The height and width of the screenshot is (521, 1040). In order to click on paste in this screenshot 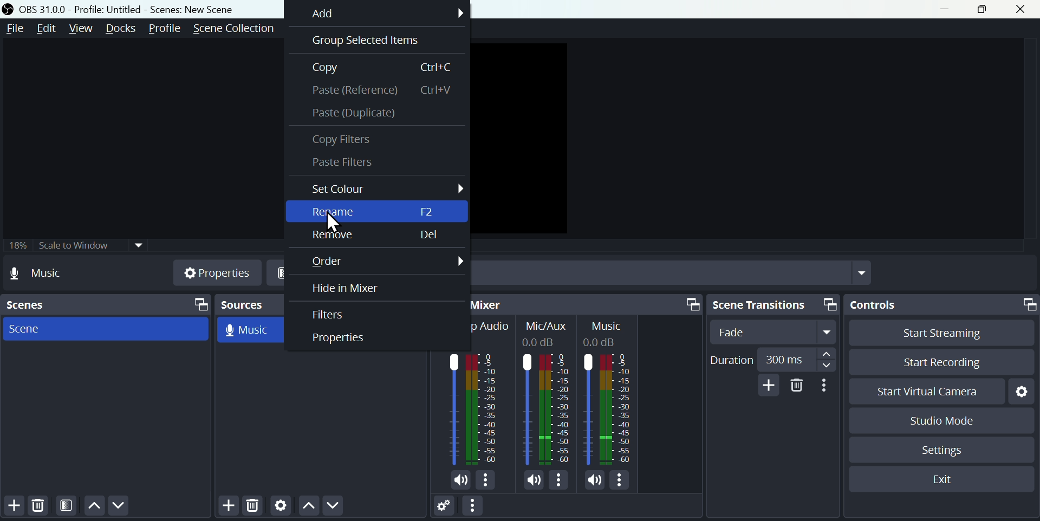, I will do `click(370, 91)`.